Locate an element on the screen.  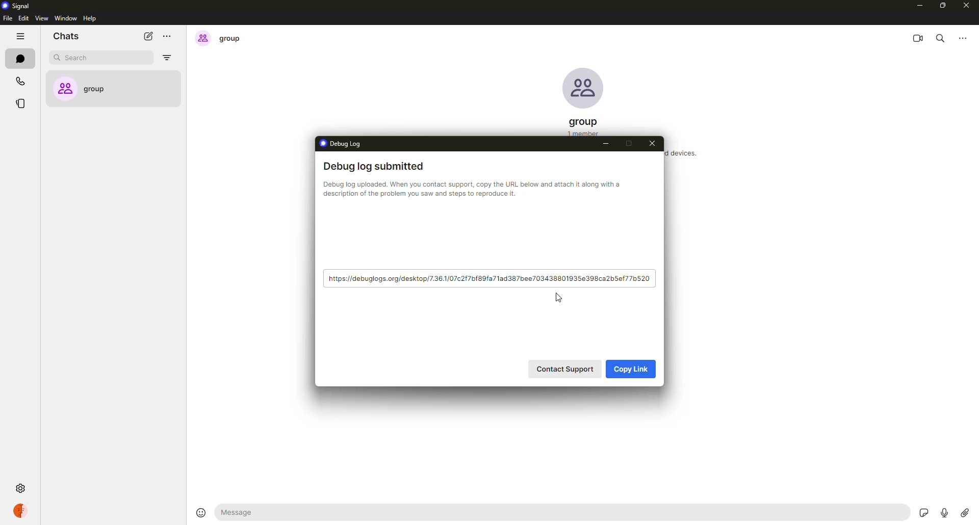
group is located at coordinates (108, 89).